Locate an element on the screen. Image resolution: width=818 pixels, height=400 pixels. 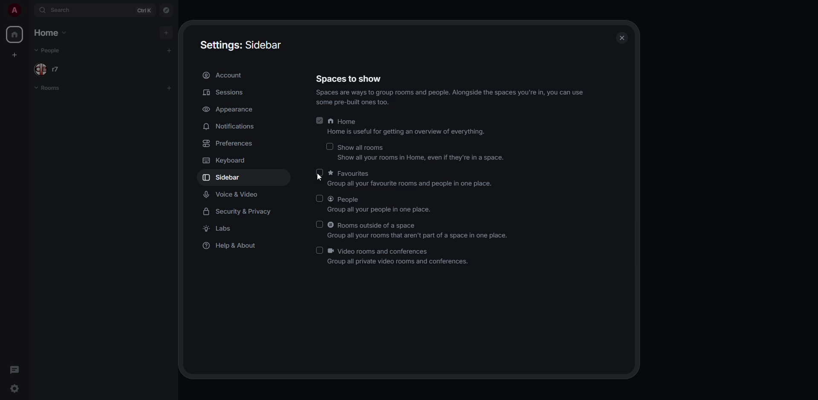
sidebar is located at coordinates (228, 177).